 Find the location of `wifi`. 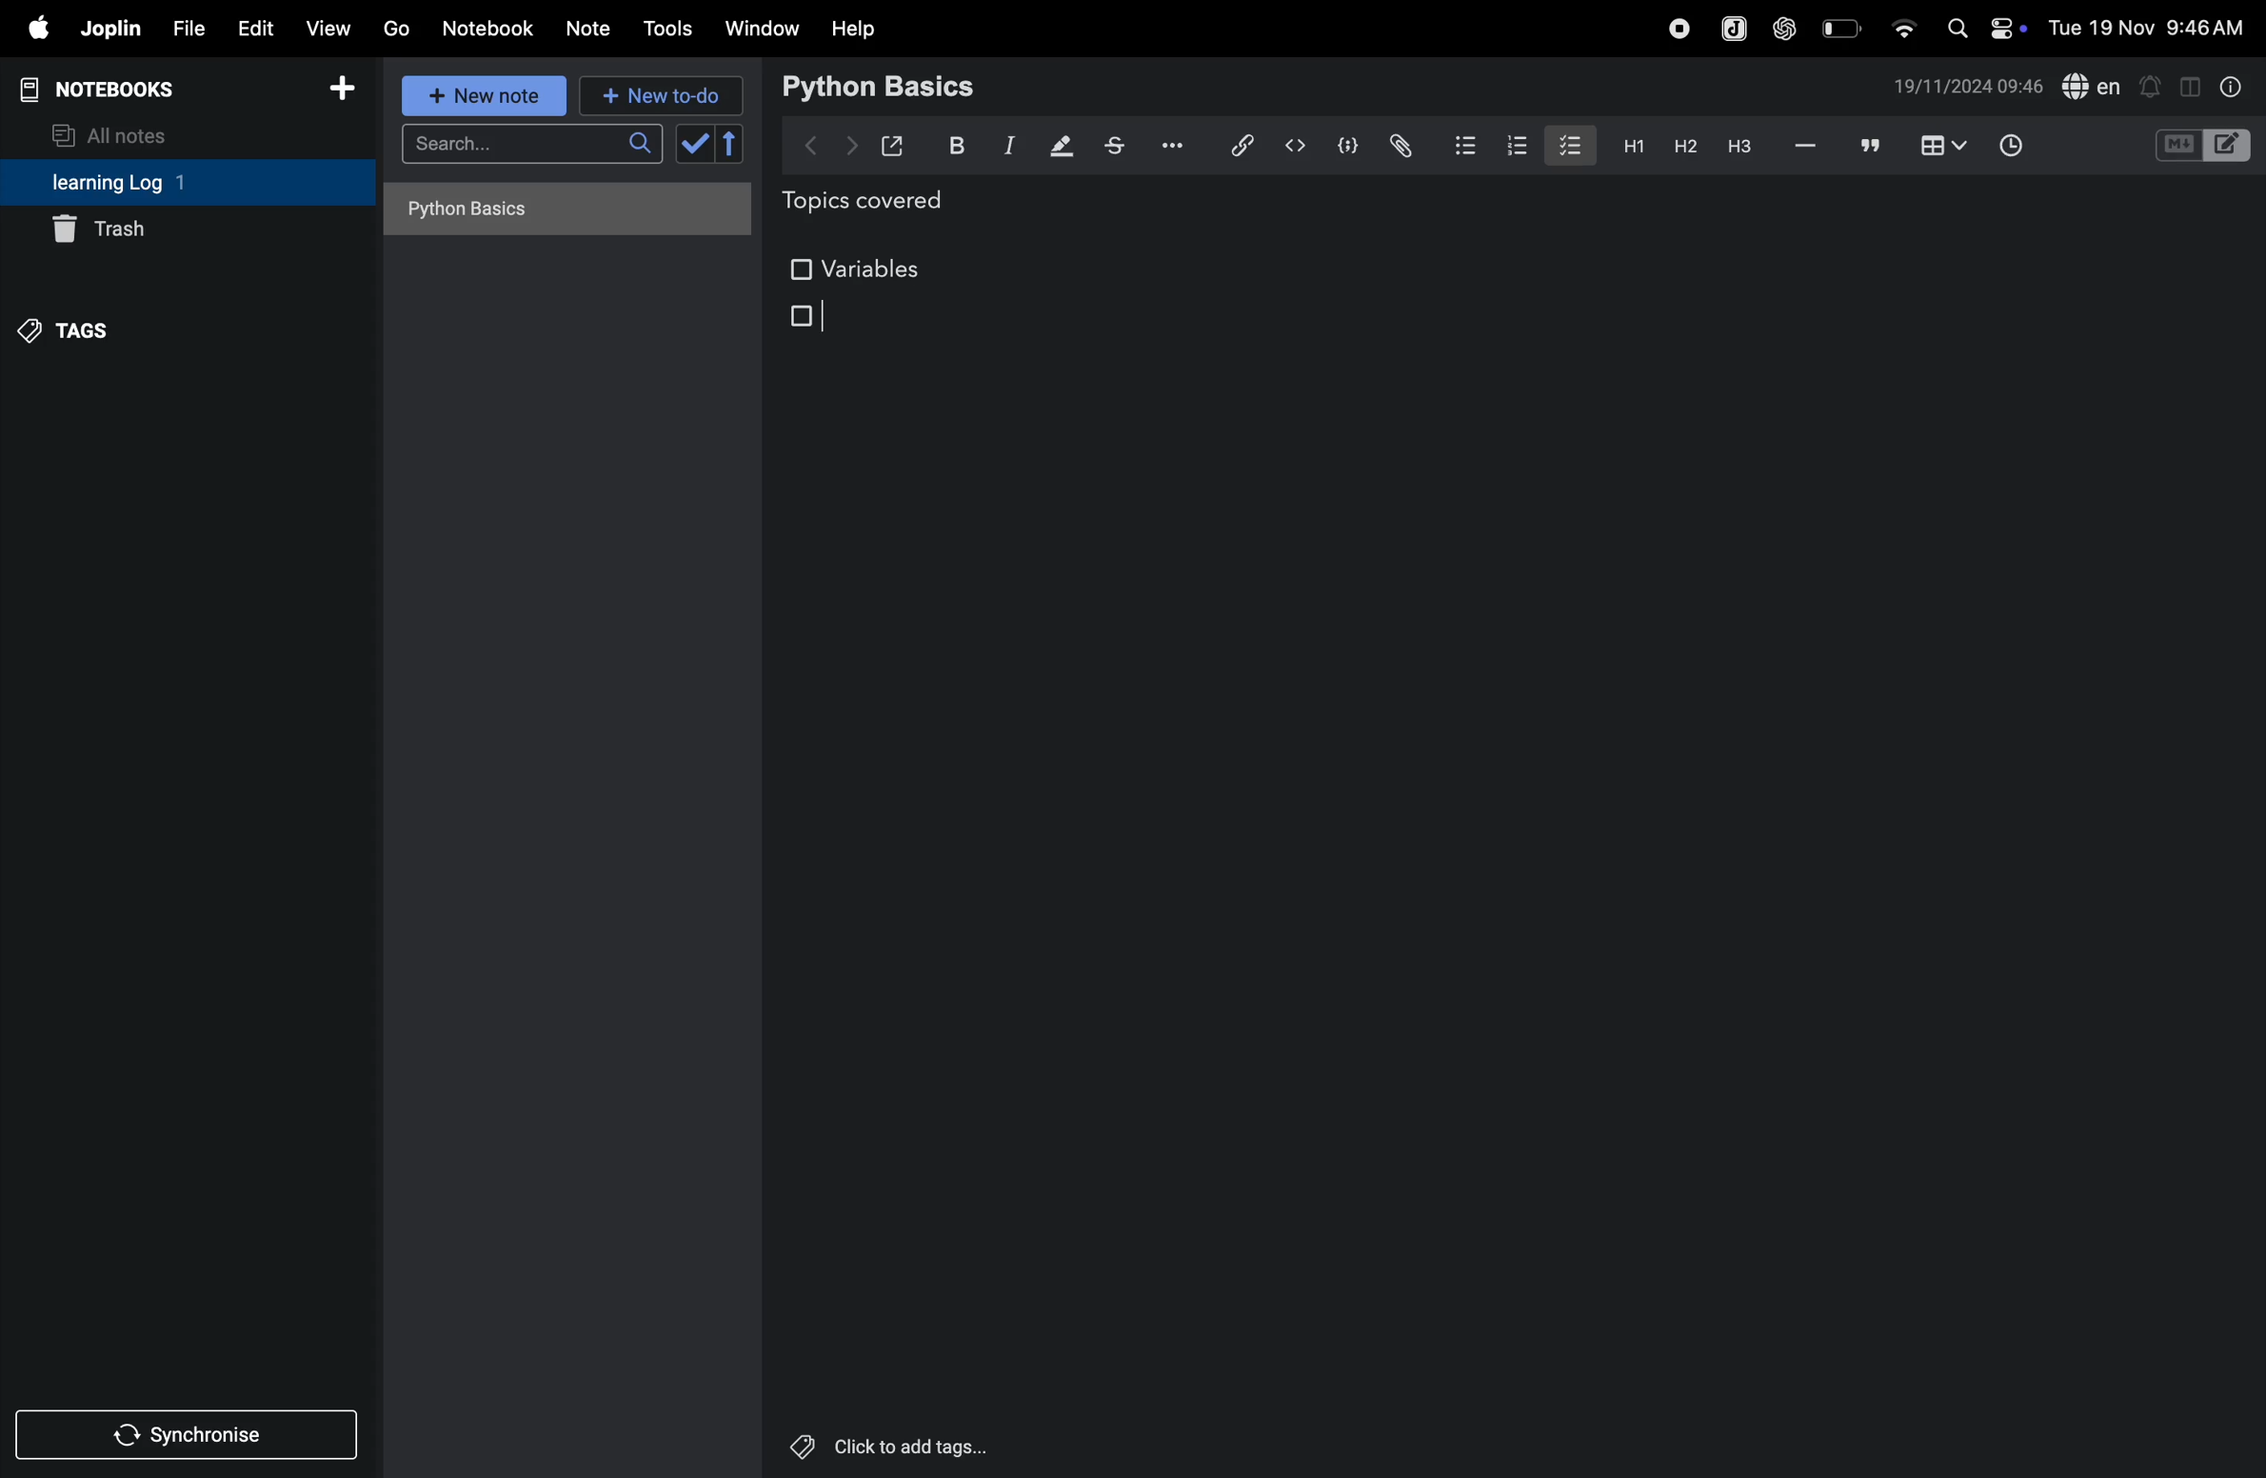

wifi is located at coordinates (1902, 22).